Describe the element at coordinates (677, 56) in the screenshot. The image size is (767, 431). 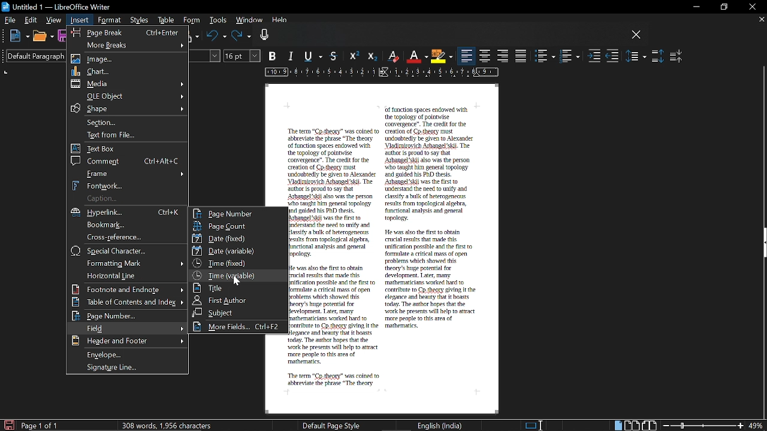
I see `Decrease paragraph spacing` at that location.